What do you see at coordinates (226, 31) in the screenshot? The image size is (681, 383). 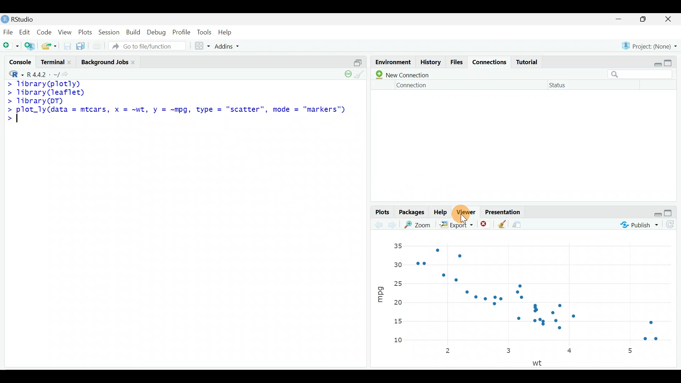 I see `Help` at bounding box center [226, 31].